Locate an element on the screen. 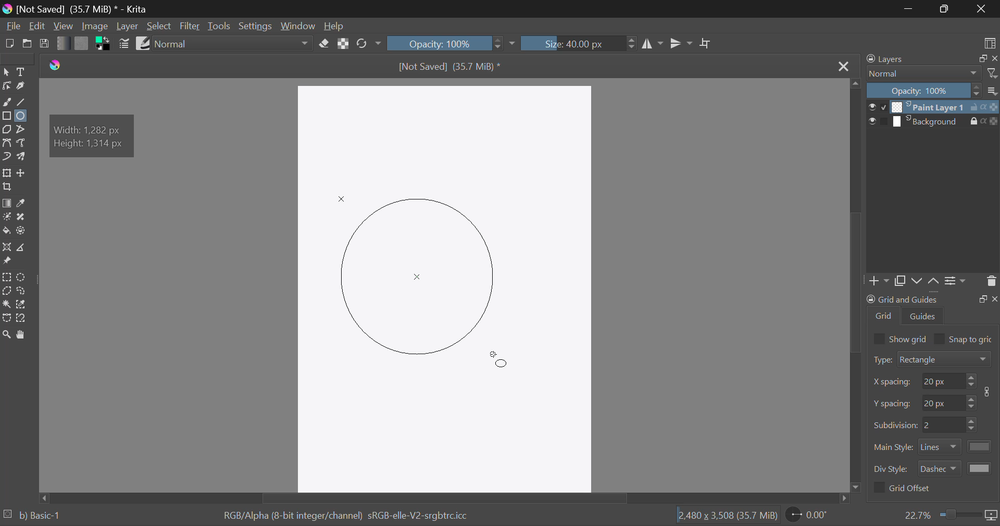 The height and width of the screenshot is (526, 1000). logo is located at coordinates (53, 67).